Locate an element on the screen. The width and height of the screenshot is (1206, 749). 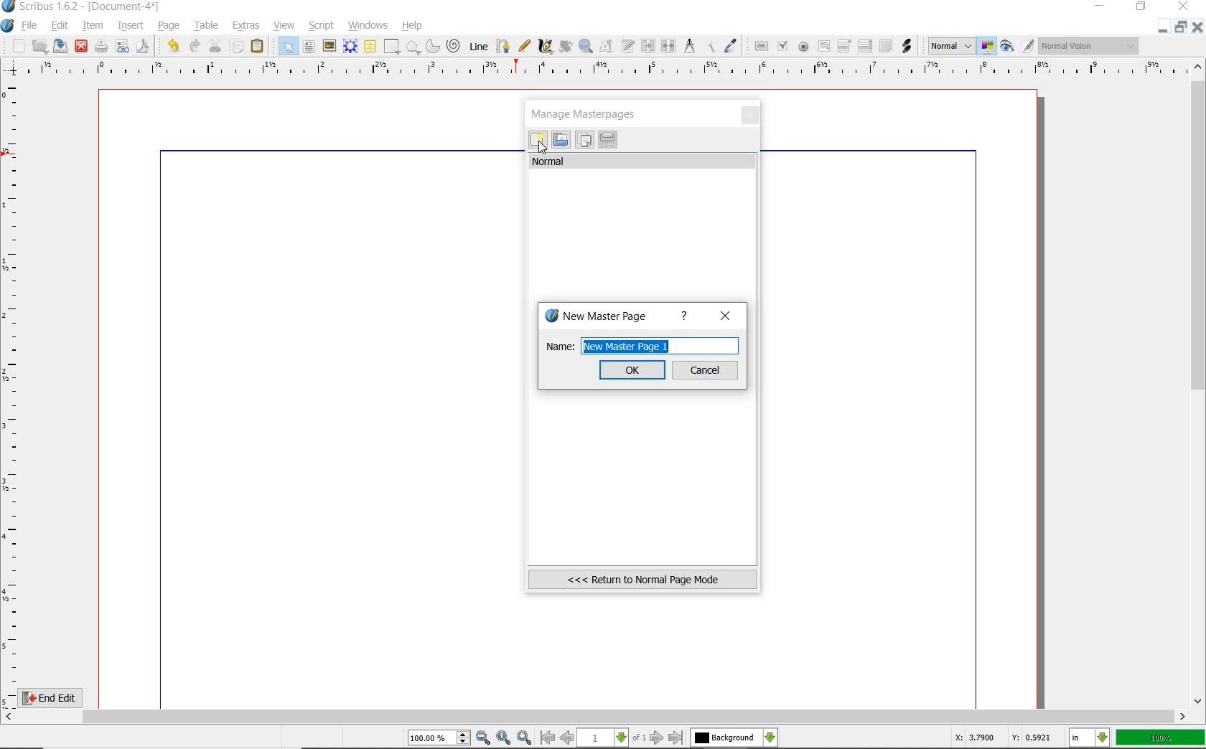
insert is located at coordinates (130, 25).